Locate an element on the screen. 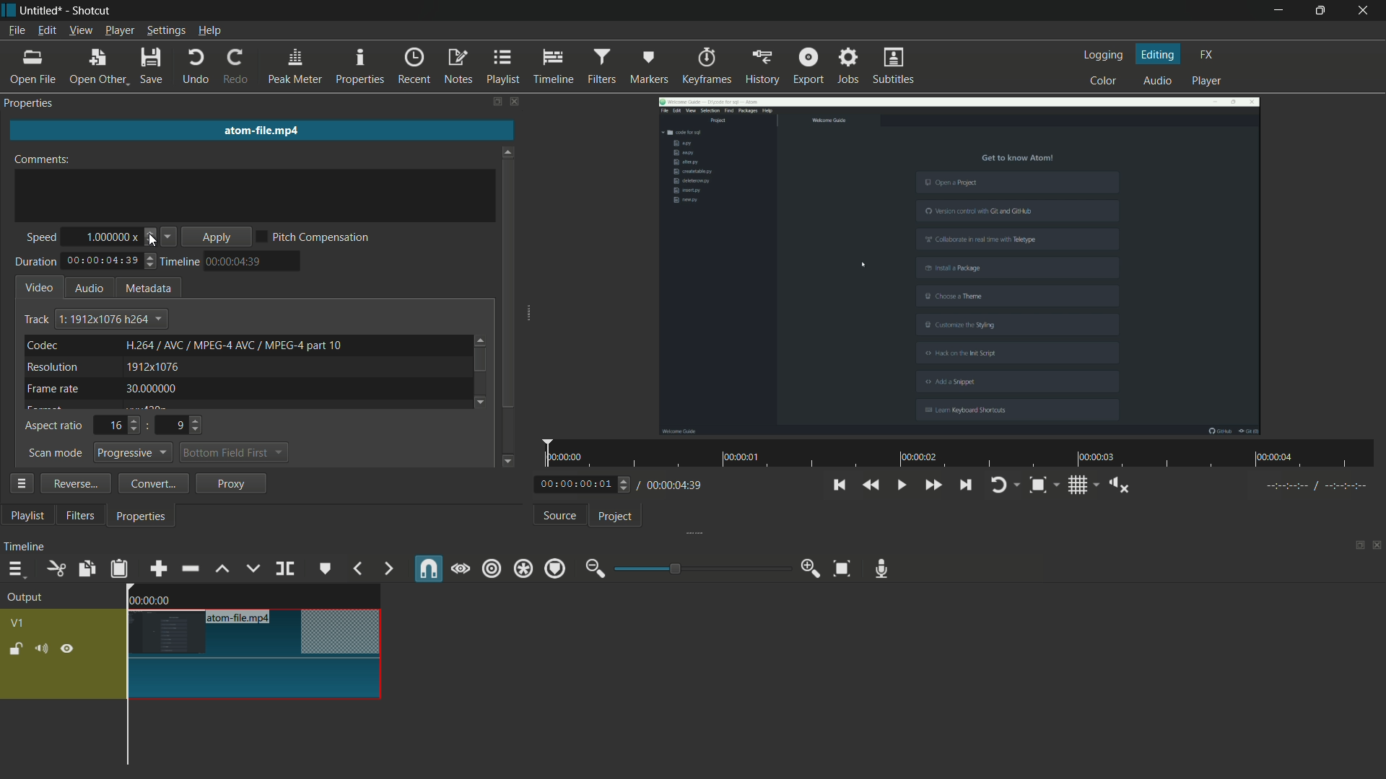 This screenshot has width=1386, height=779. markers is located at coordinates (650, 66).